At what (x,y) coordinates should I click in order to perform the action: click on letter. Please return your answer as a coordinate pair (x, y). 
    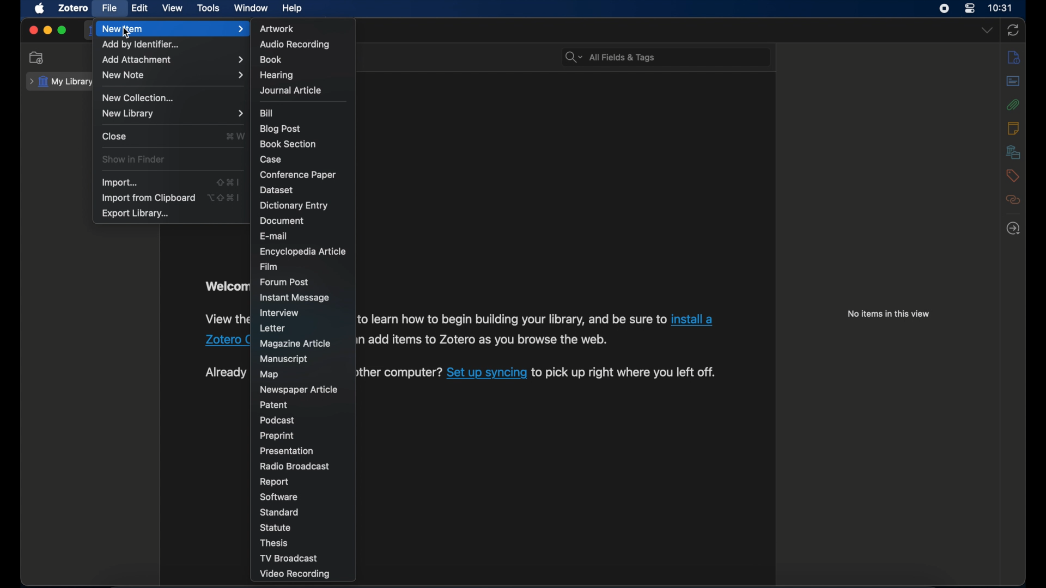
    Looking at the image, I should click on (273, 328).